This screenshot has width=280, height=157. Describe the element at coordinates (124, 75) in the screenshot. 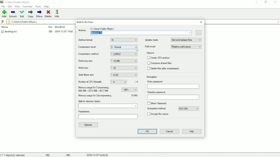

I see `4GB` at that location.